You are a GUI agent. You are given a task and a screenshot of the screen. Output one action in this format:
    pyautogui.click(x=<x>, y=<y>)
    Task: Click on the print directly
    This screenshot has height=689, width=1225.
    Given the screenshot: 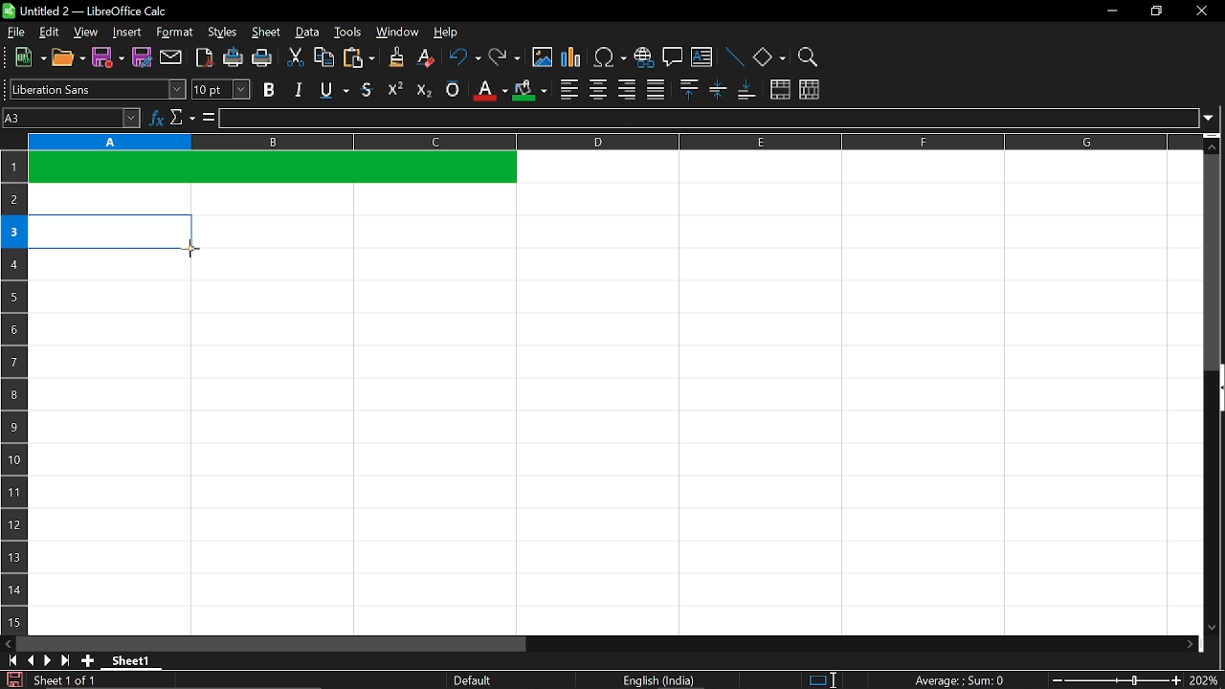 What is the action you would take?
    pyautogui.click(x=232, y=58)
    